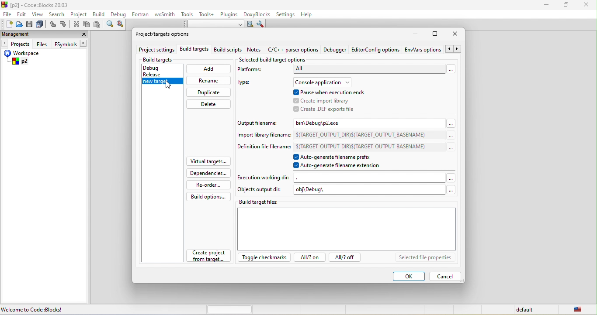 The height and width of the screenshot is (315, 597). Describe the element at coordinates (57, 14) in the screenshot. I see `search` at that location.